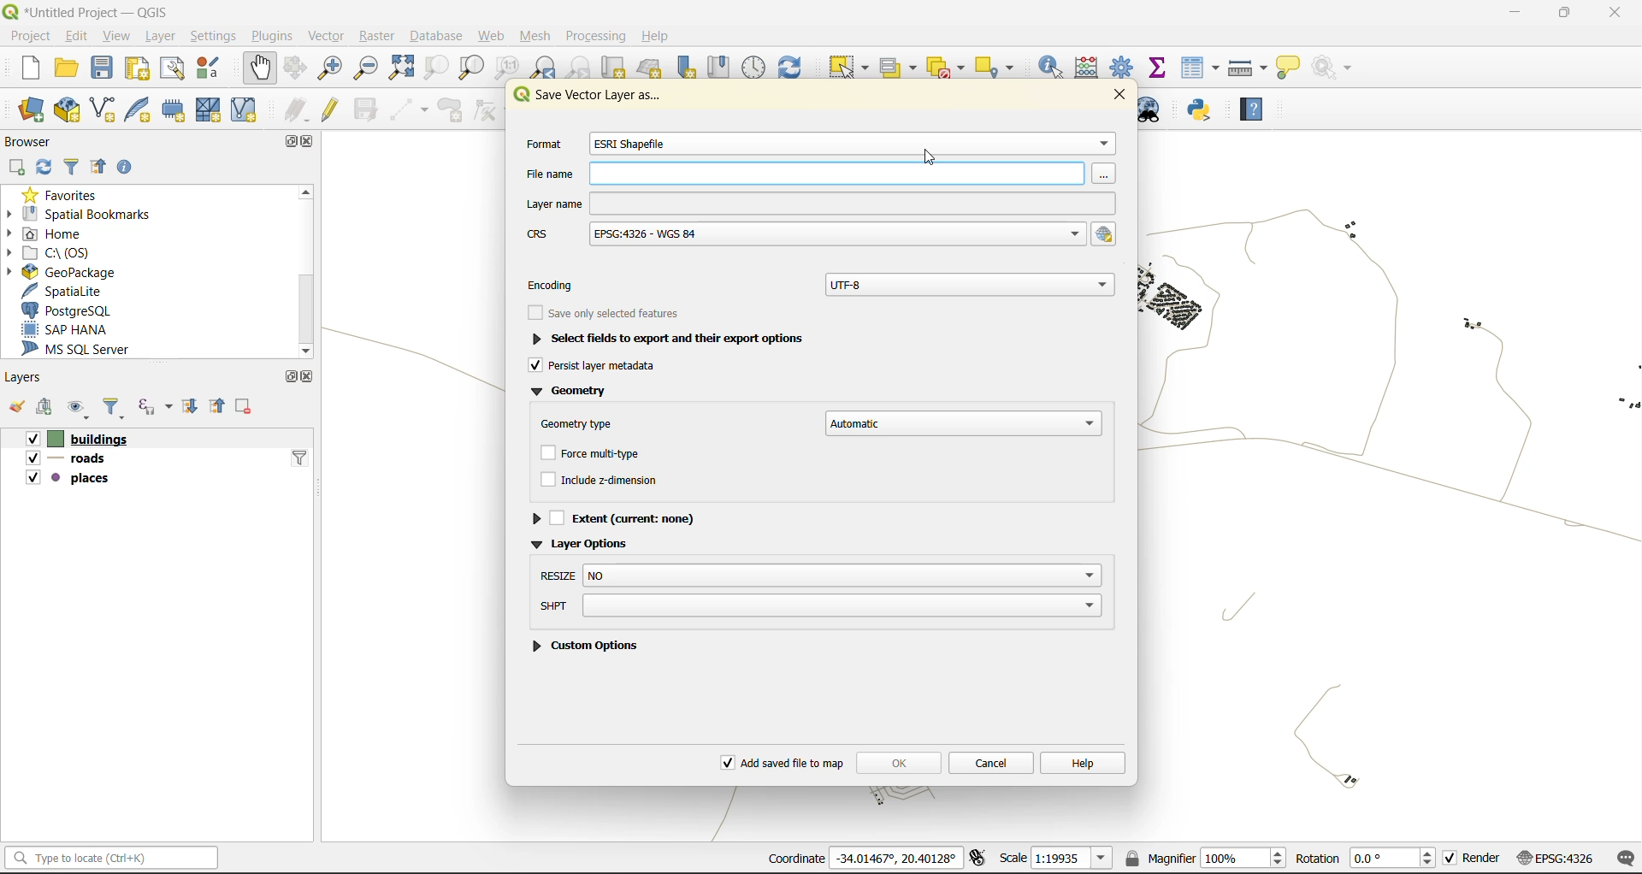 The height and width of the screenshot is (874, 1642). I want to click on new spatialite, so click(142, 108).